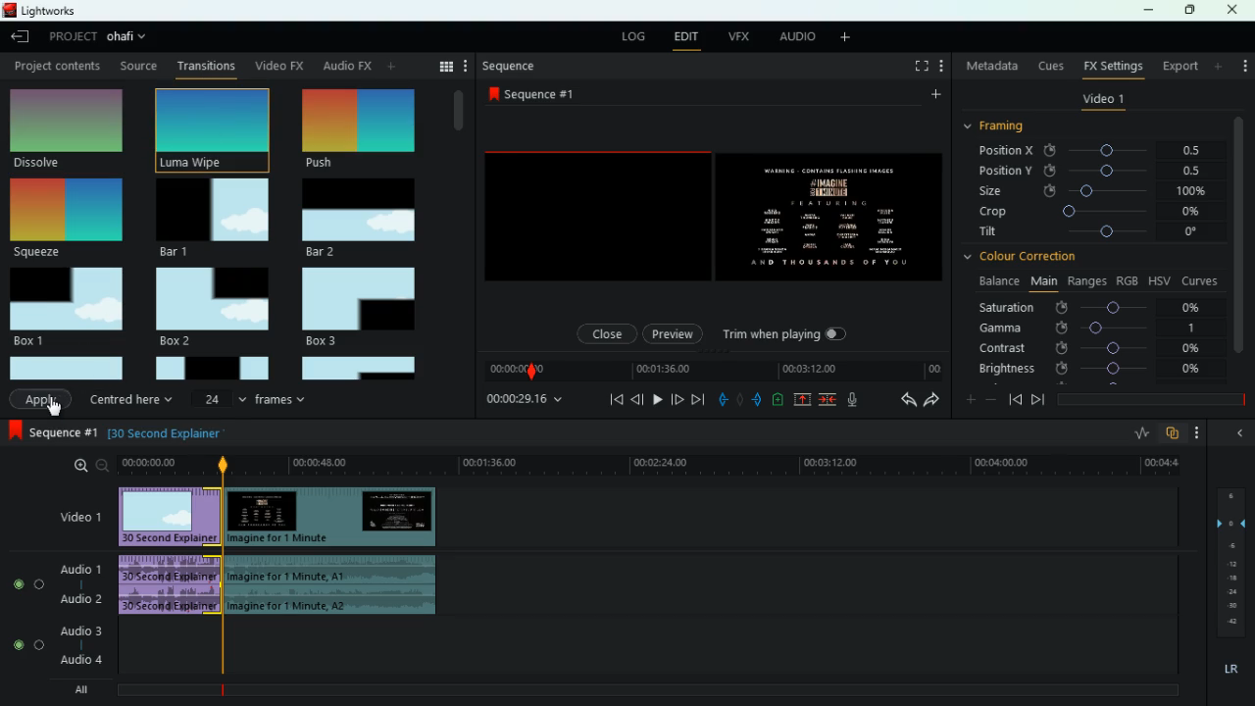 Image resolution: width=1255 pixels, height=706 pixels. What do you see at coordinates (1094, 307) in the screenshot?
I see `saturation` at bounding box center [1094, 307].